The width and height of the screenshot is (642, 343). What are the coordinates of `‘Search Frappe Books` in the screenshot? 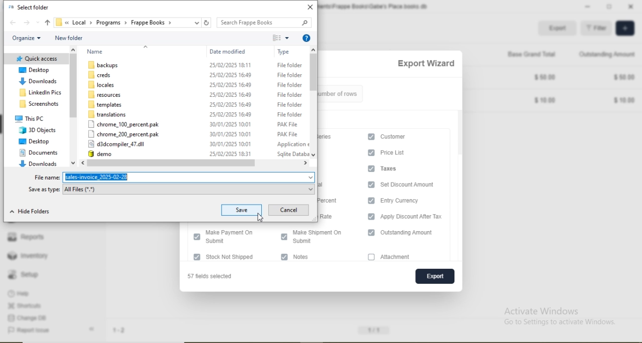 It's located at (250, 23).